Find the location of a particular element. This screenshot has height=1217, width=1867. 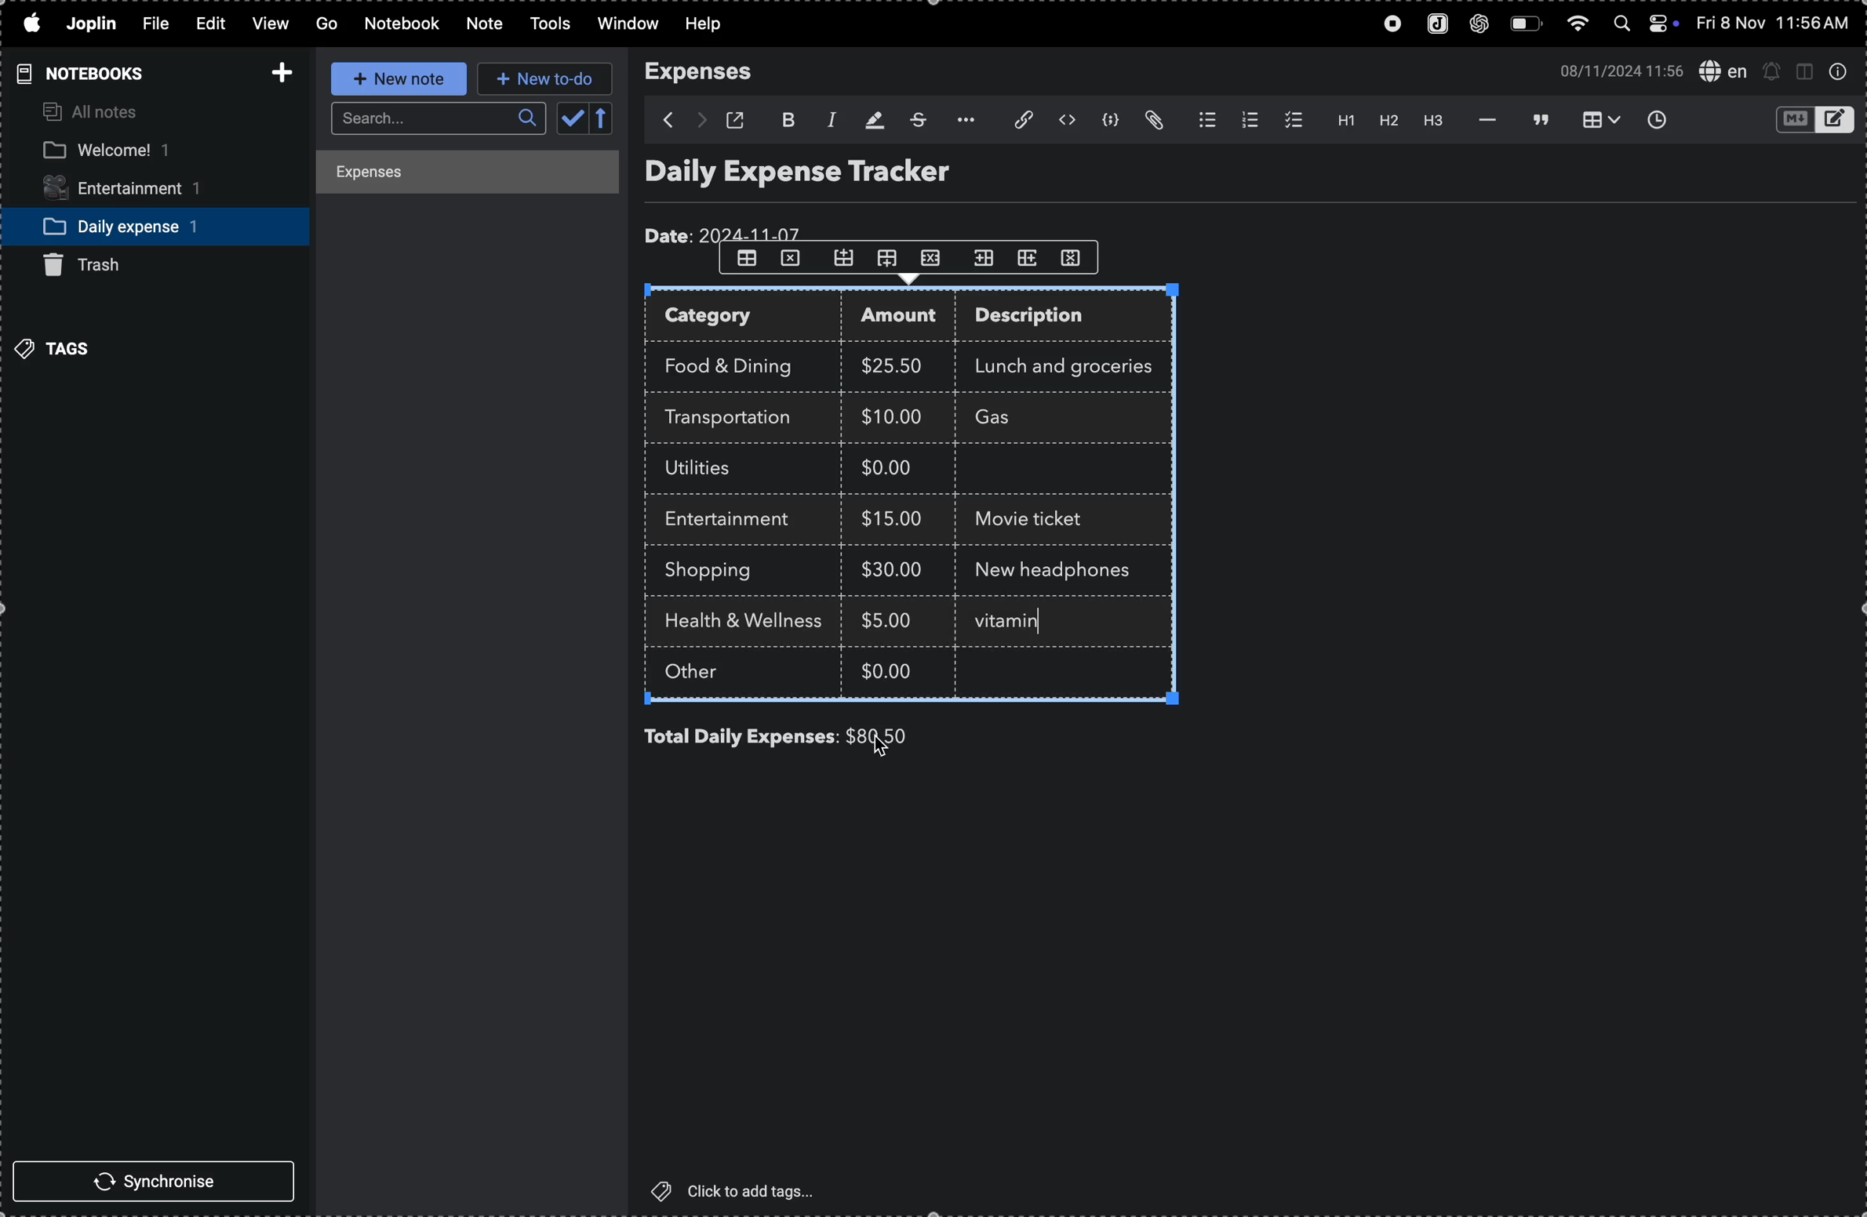

Gas is located at coordinates (1021, 419).